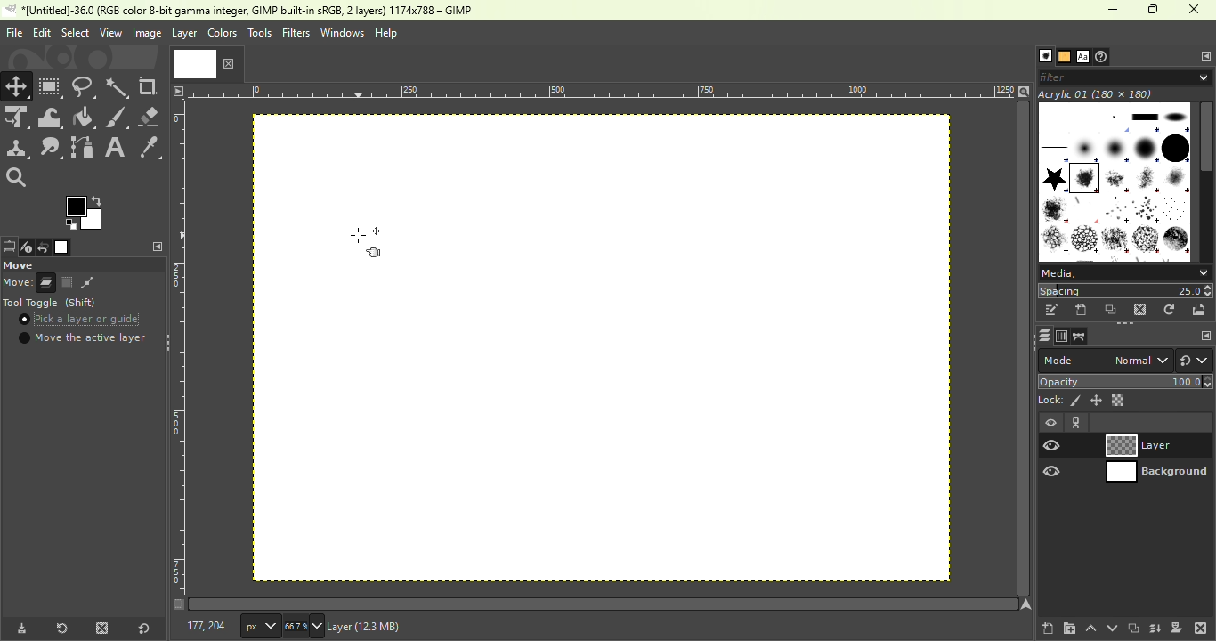 The width and height of the screenshot is (1216, 641). Describe the element at coordinates (60, 629) in the screenshot. I see `Restore tool preset` at that location.